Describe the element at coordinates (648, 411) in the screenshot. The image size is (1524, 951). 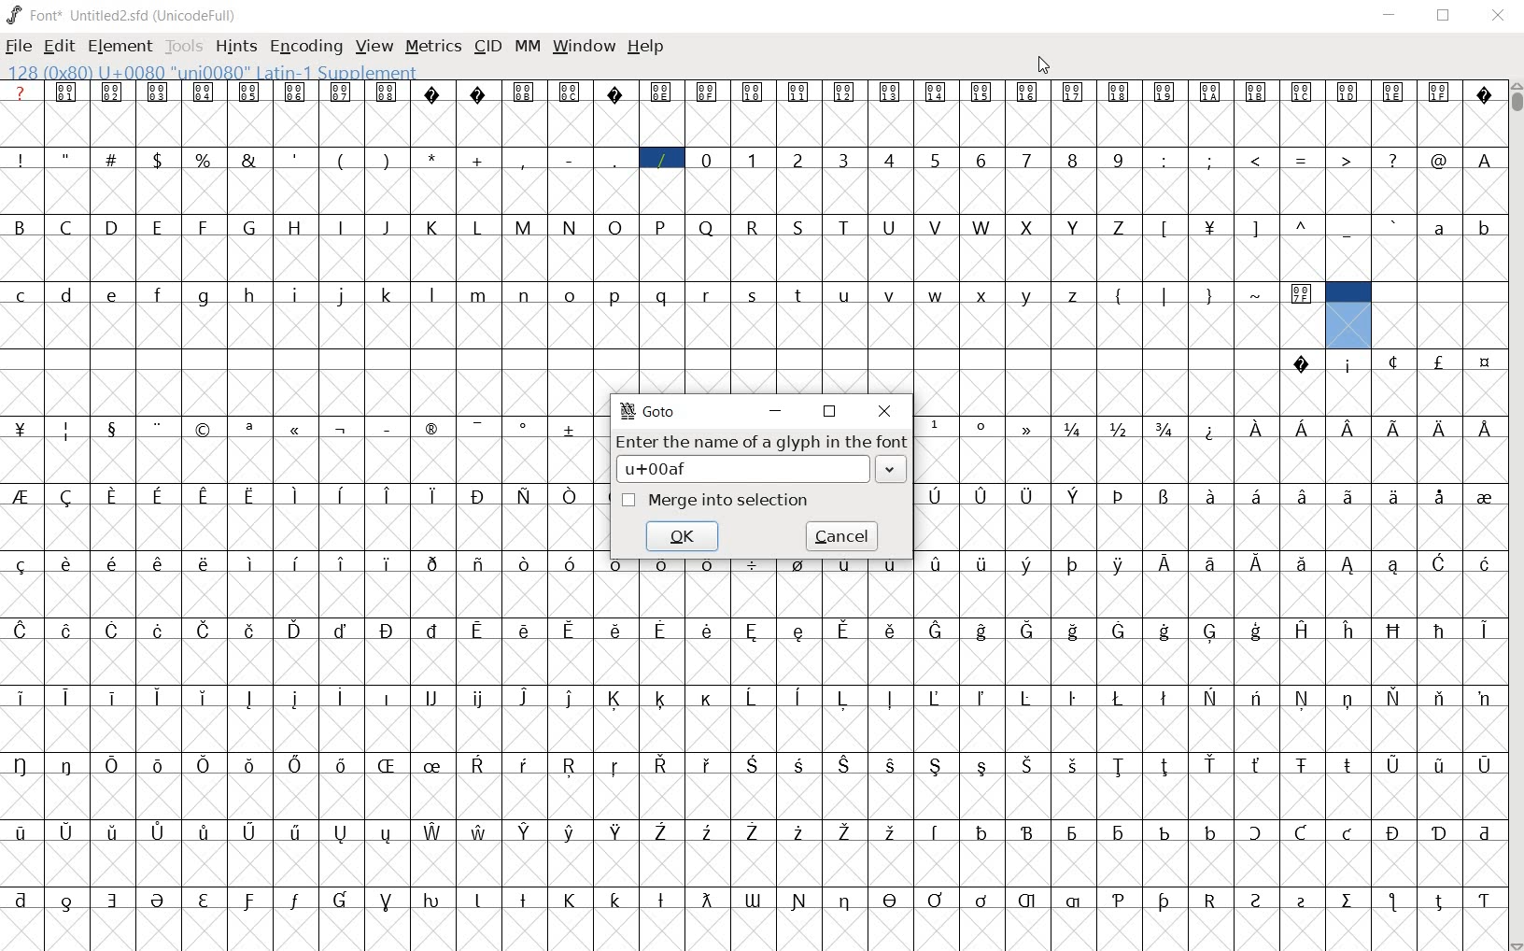
I see `GoTo` at that location.